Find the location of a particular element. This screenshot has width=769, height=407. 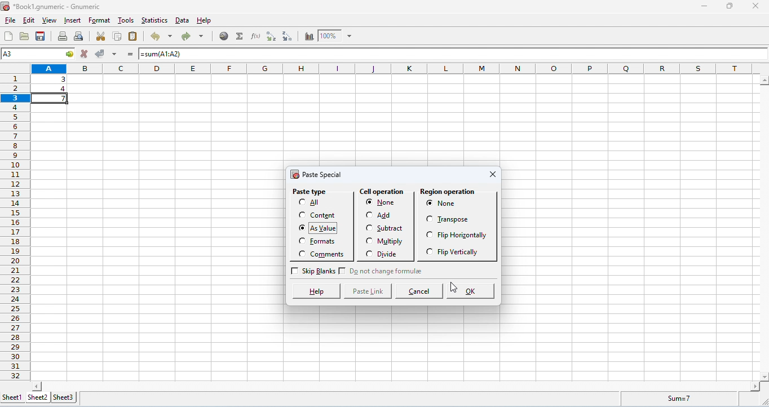

select function is located at coordinates (240, 37).